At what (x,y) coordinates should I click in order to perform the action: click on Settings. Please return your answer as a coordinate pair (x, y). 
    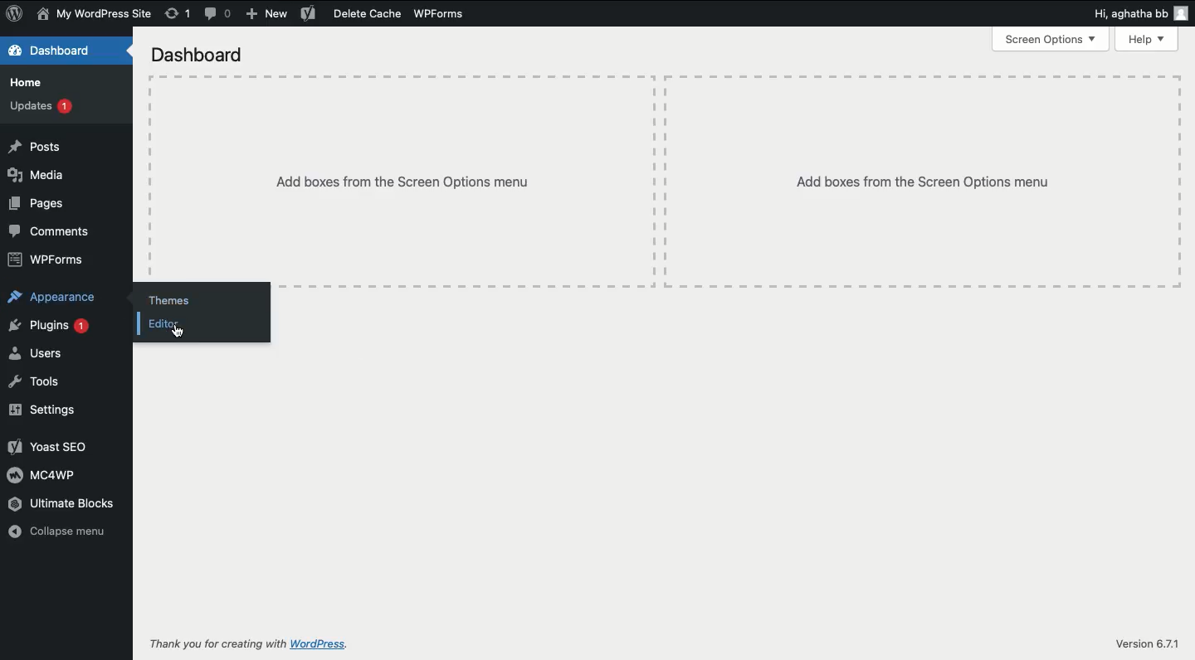
    Looking at the image, I should click on (46, 410).